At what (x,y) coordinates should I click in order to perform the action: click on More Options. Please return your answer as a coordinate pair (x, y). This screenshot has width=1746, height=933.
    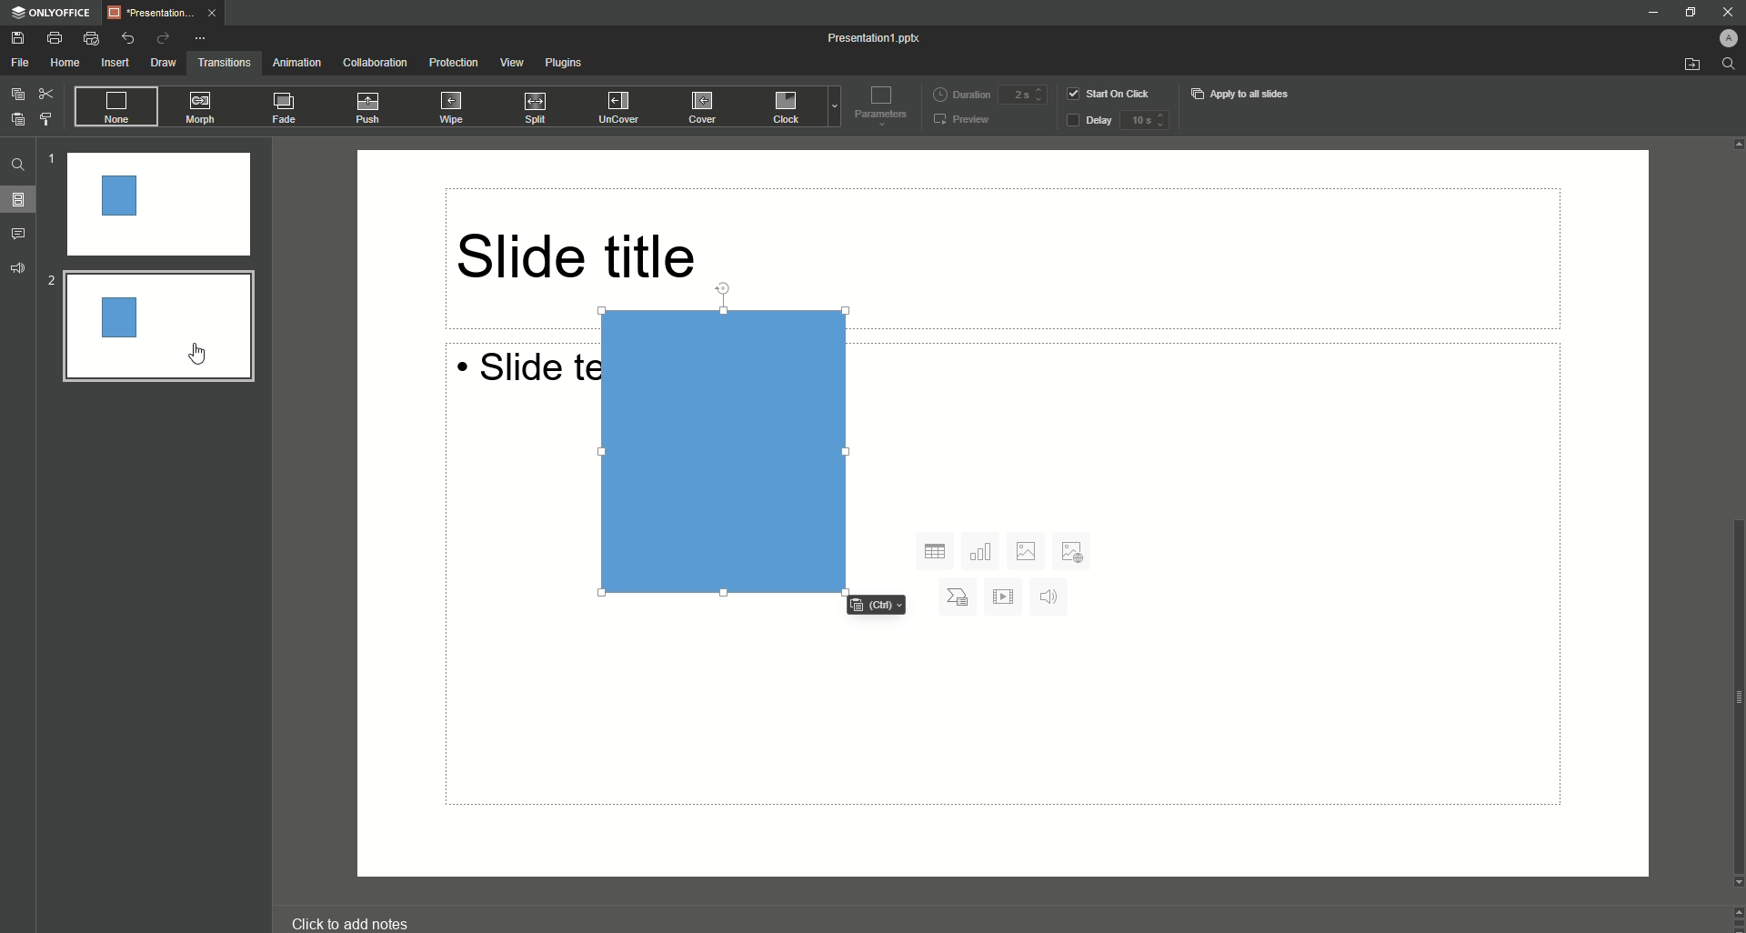
    Looking at the image, I should click on (200, 39).